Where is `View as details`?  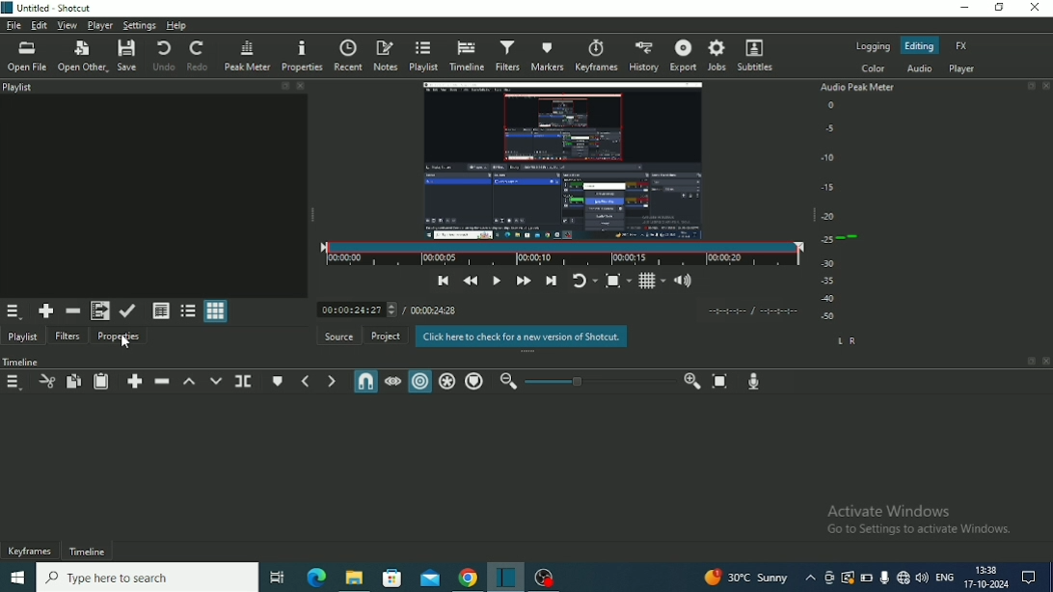
View as details is located at coordinates (160, 311).